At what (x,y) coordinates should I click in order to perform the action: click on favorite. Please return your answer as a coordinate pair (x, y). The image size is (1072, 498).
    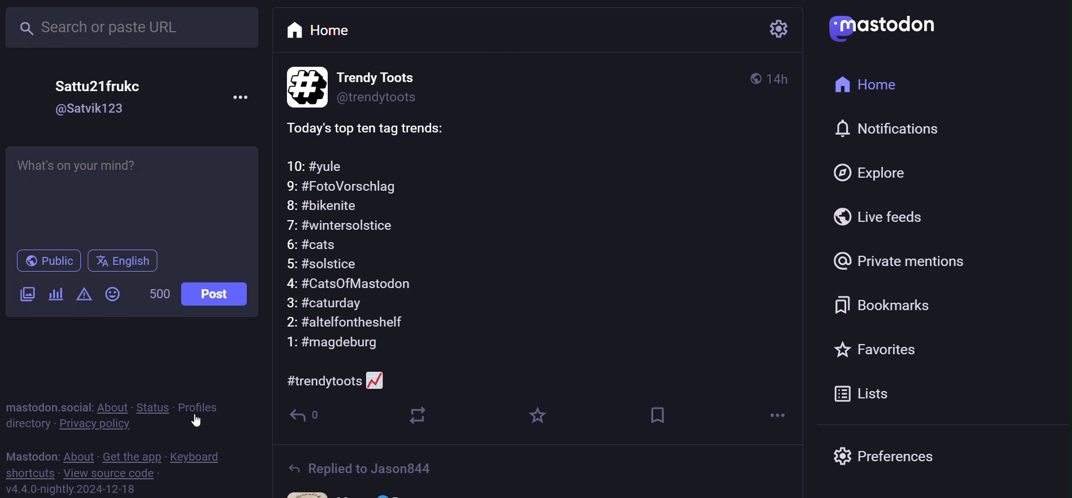
    Looking at the image, I should click on (538, 417).